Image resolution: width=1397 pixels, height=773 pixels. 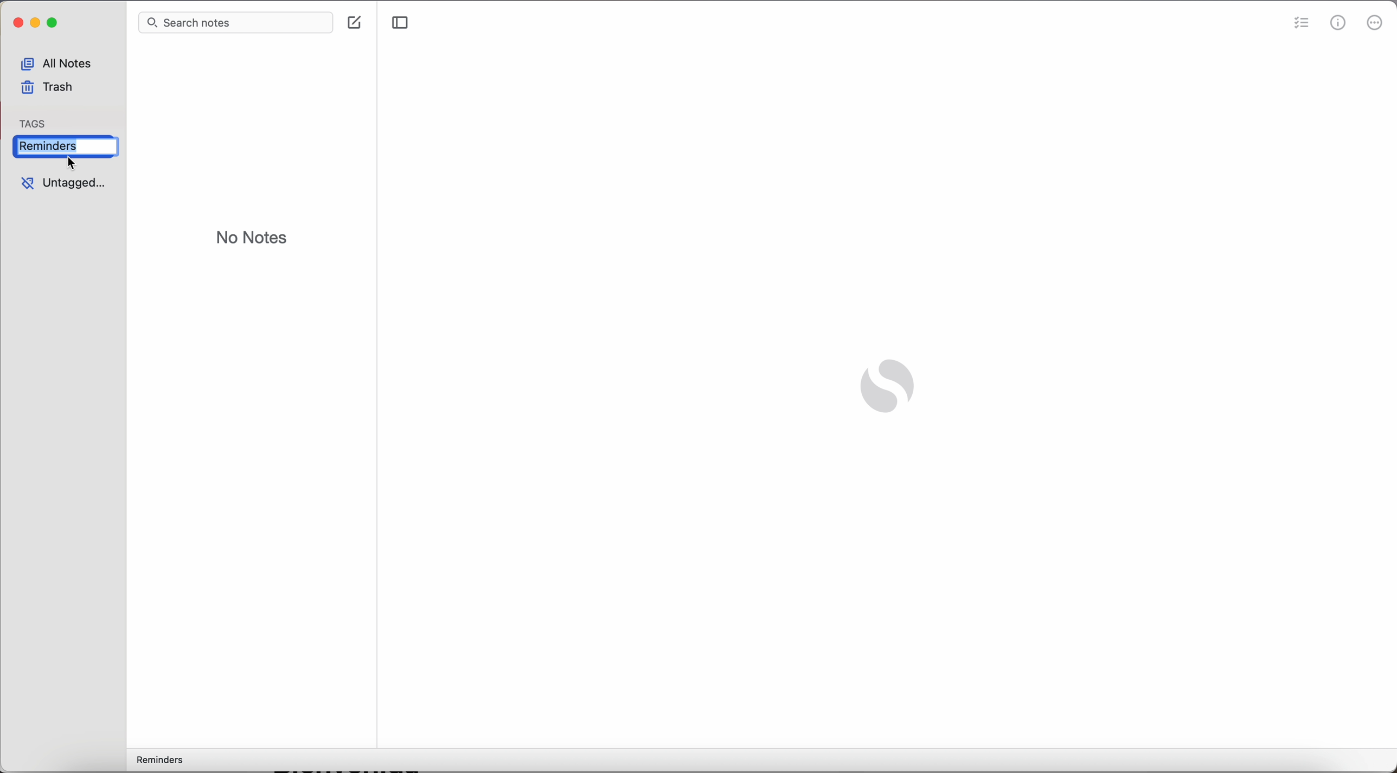 What do you see at coordinates (48, 90) in the screenshot?
I see `trash` at bounding box center [48, 90].